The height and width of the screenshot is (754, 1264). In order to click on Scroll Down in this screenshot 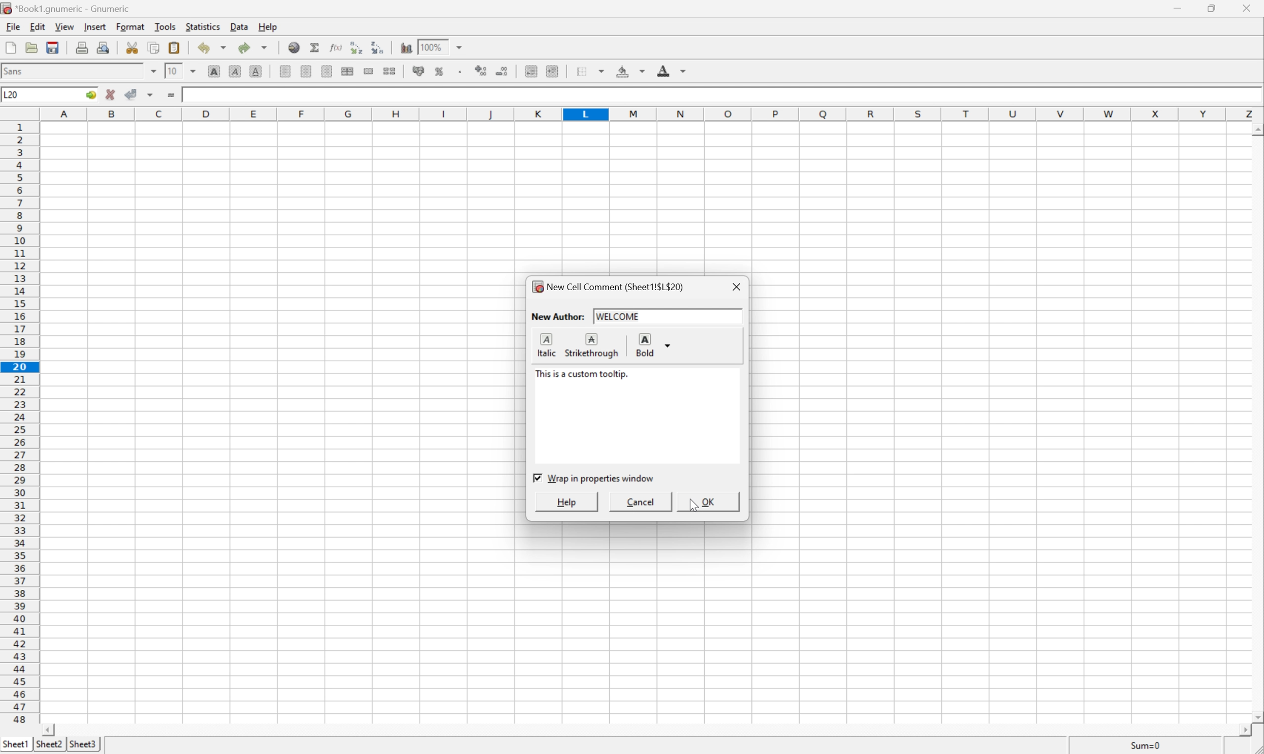, I will do `click(1255, 715)`.